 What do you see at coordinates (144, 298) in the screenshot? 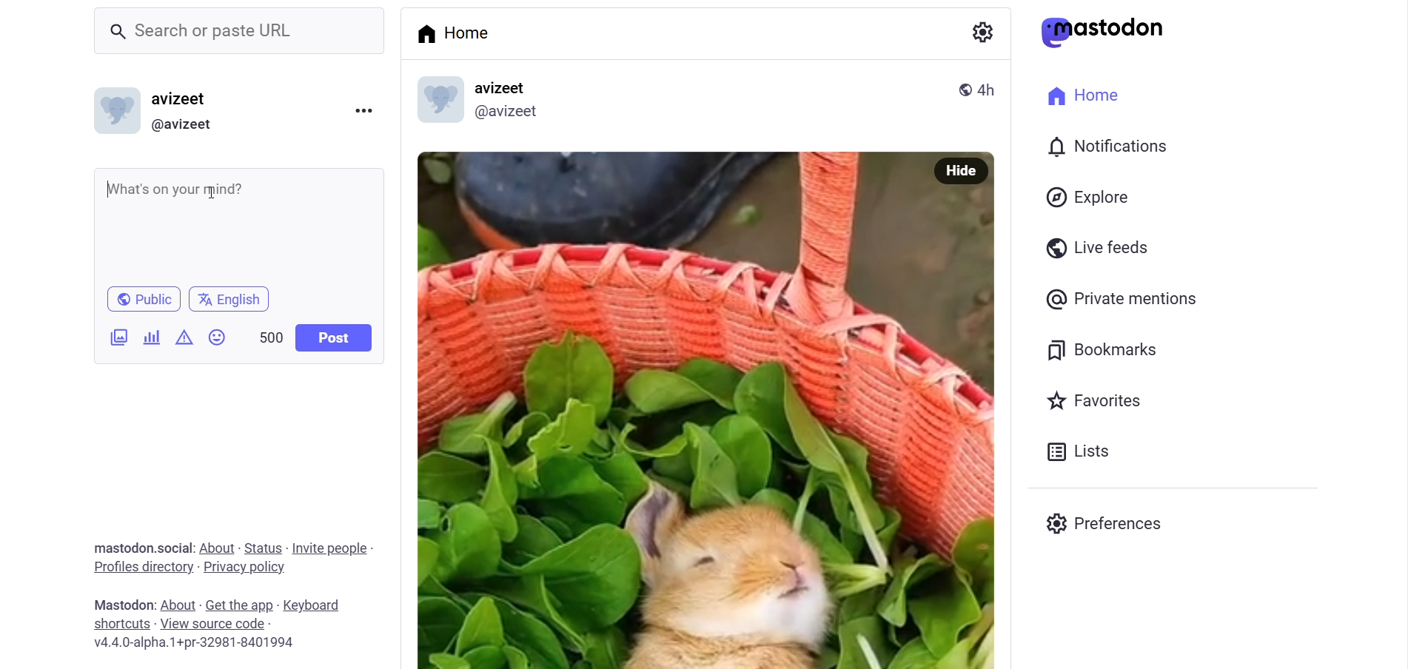
I see `Public` at bounding box center [144, 298].